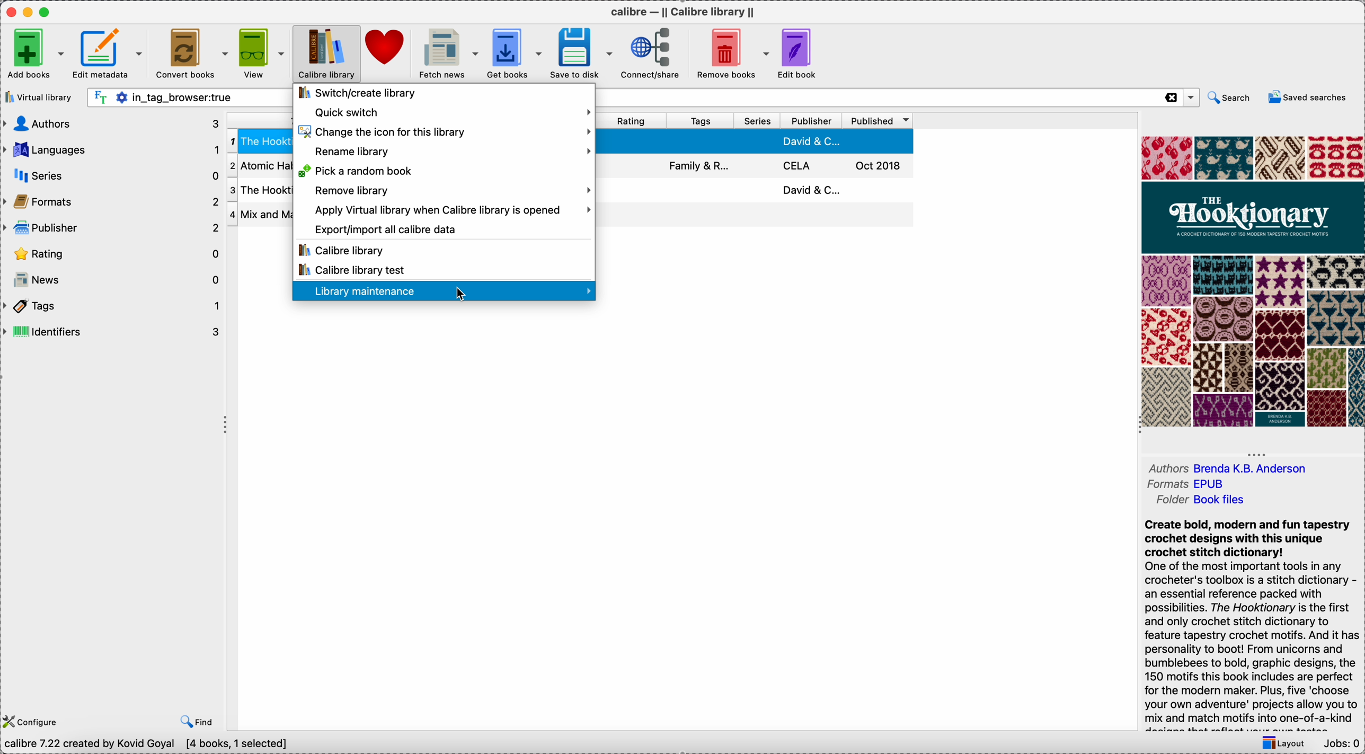 The image size is (1365, 754). What do you see at coordinates (49, 10) in the screenshot?
I see `maximize app` at bounding box center [49, 10].